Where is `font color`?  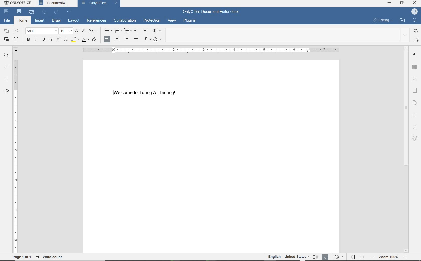
font color is located at coordinates (86, 40).